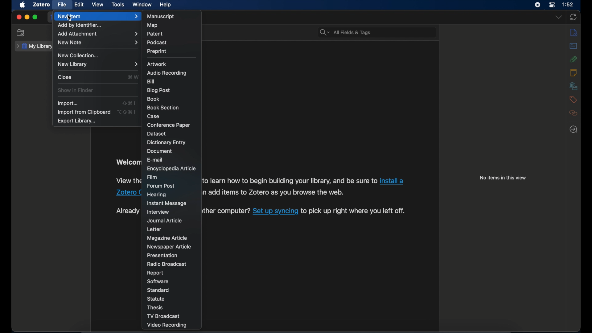  Describe the element at coordinates (67, 103) in the screenshot. I see `import` at that location.